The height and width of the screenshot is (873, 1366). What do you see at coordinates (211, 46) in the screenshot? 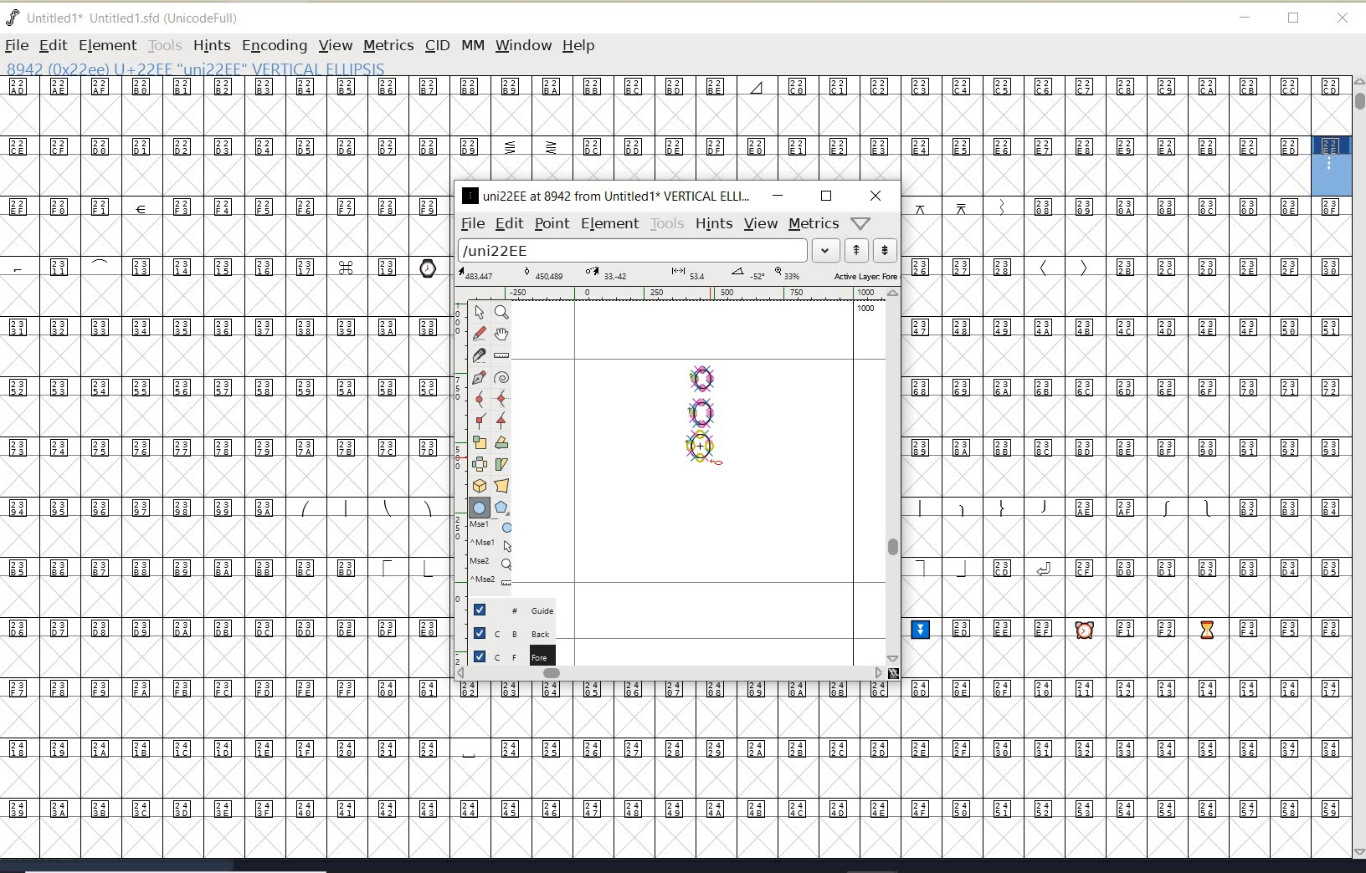
I see `HINTS` at bounding box center [211, 46].